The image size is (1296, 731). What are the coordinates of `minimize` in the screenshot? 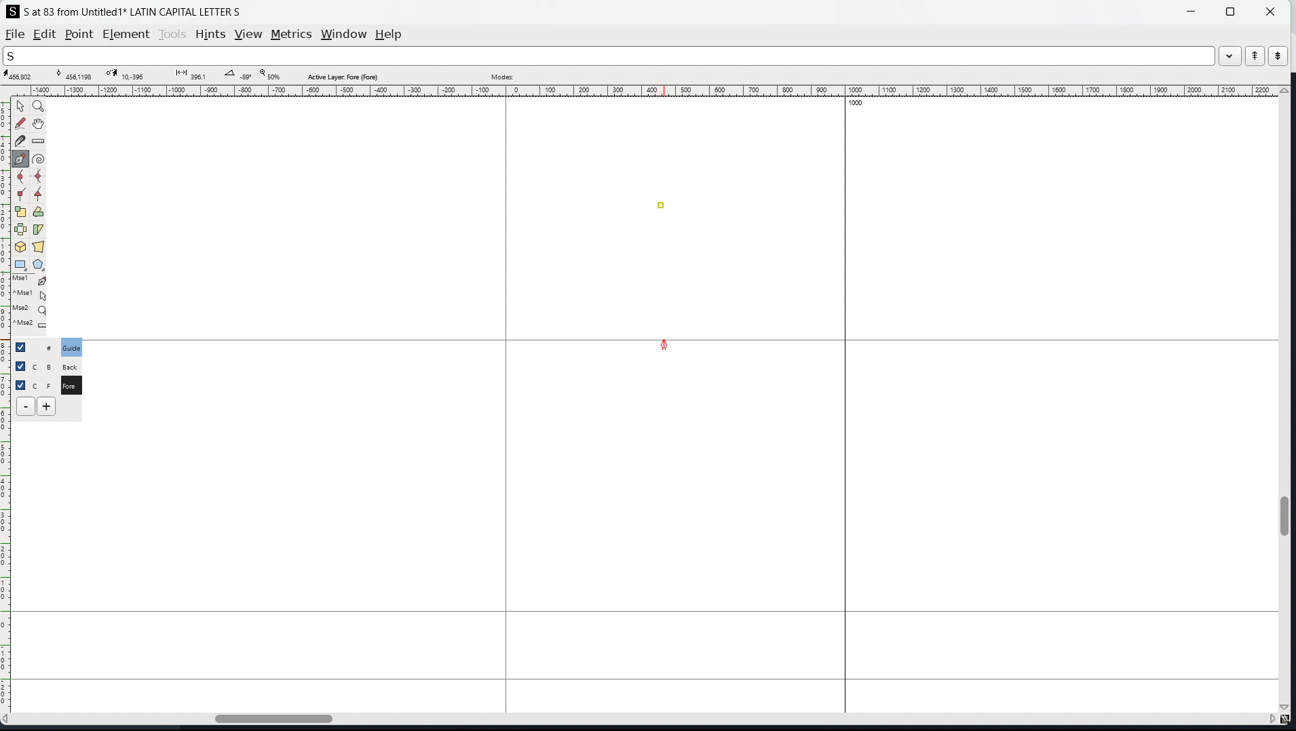 It's located at (1193, 10).